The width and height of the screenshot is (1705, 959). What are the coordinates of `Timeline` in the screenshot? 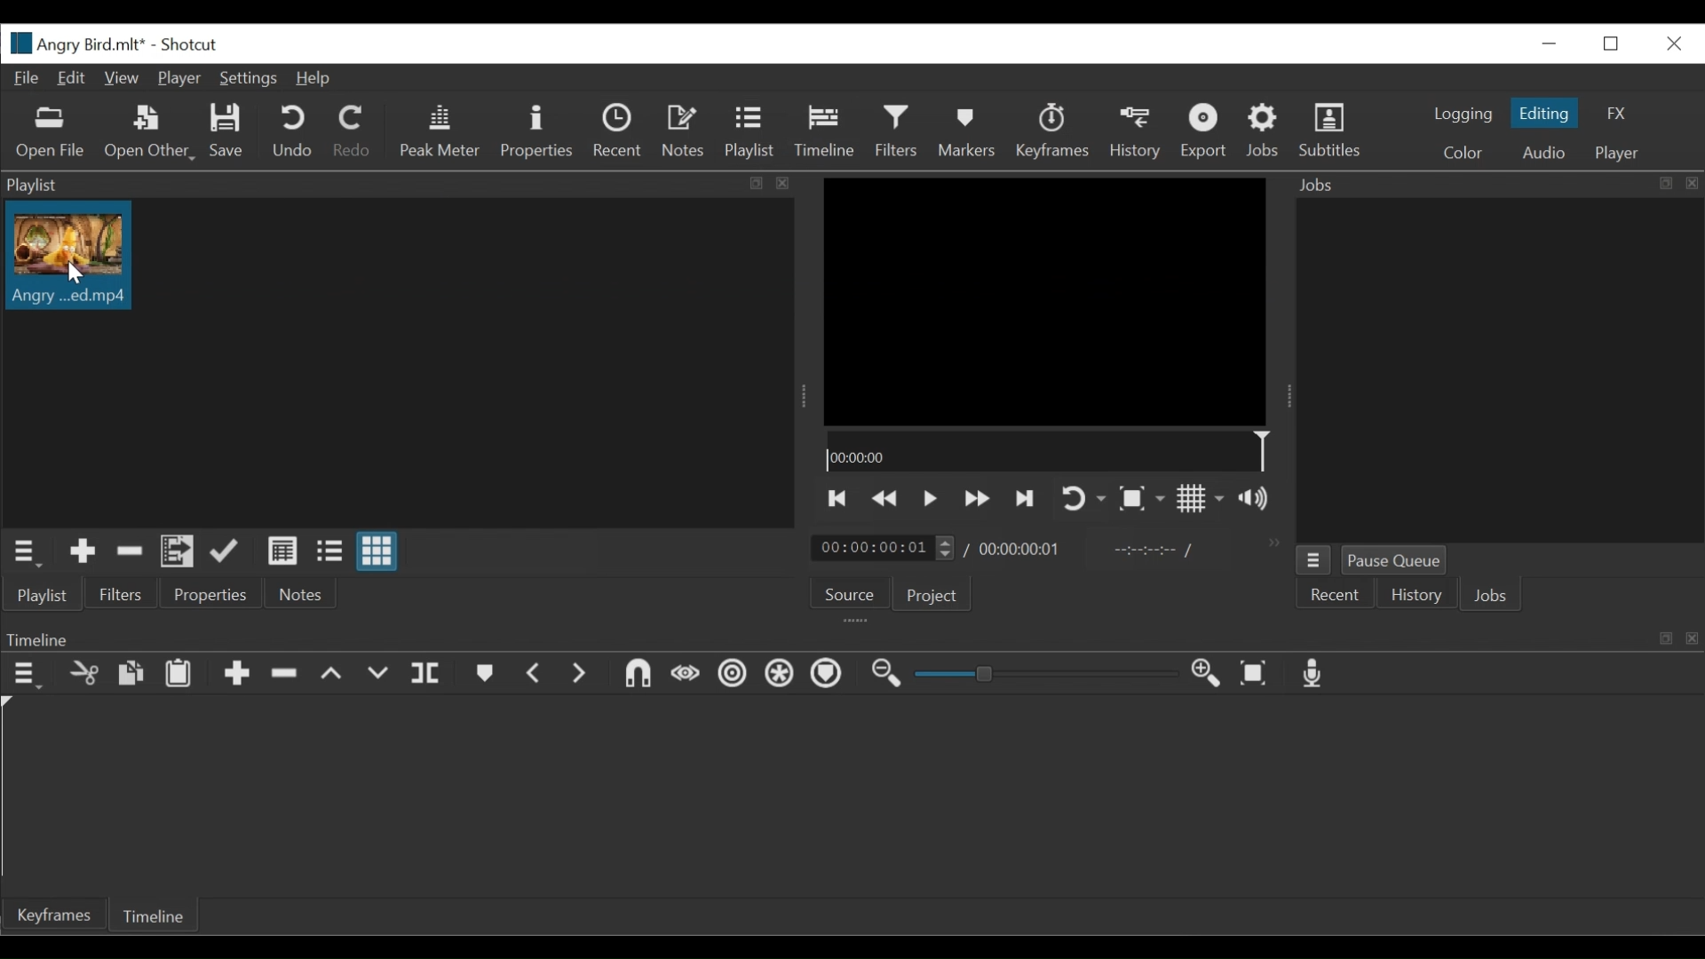 It's located at (1051, 454).